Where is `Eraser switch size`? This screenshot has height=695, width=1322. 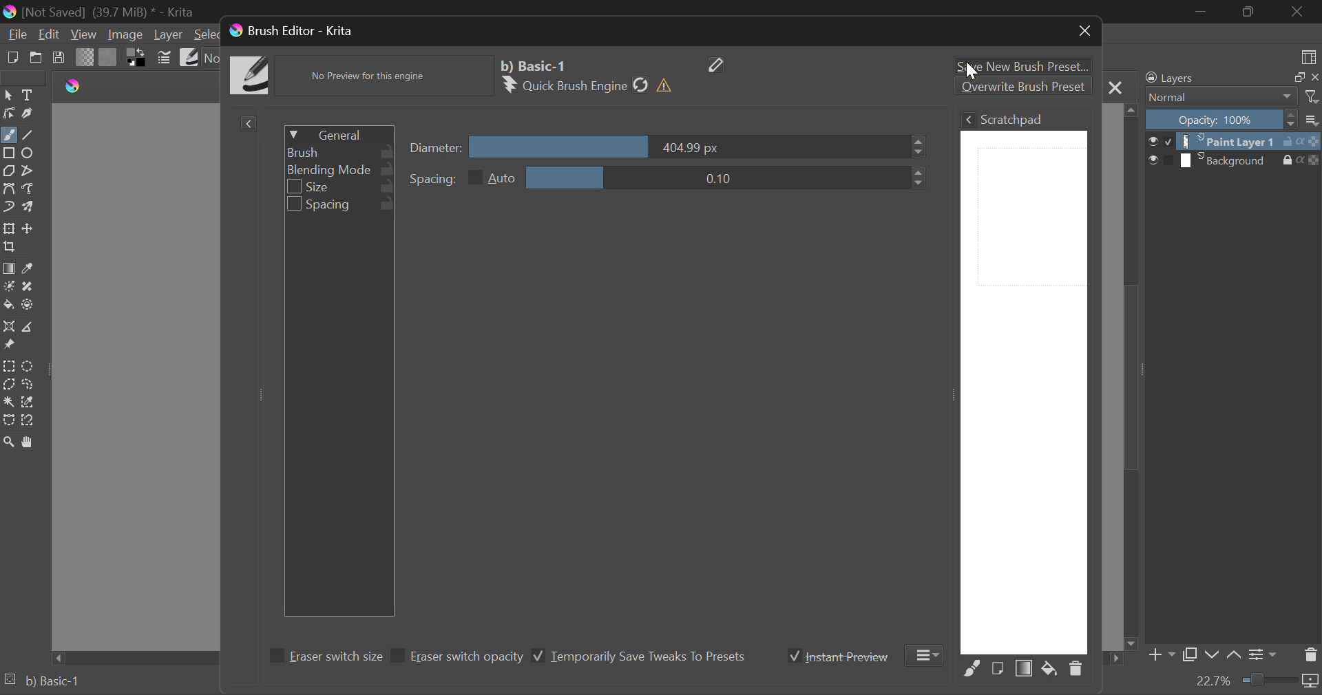
Eraser switch size is located at coordinates (324, 658).